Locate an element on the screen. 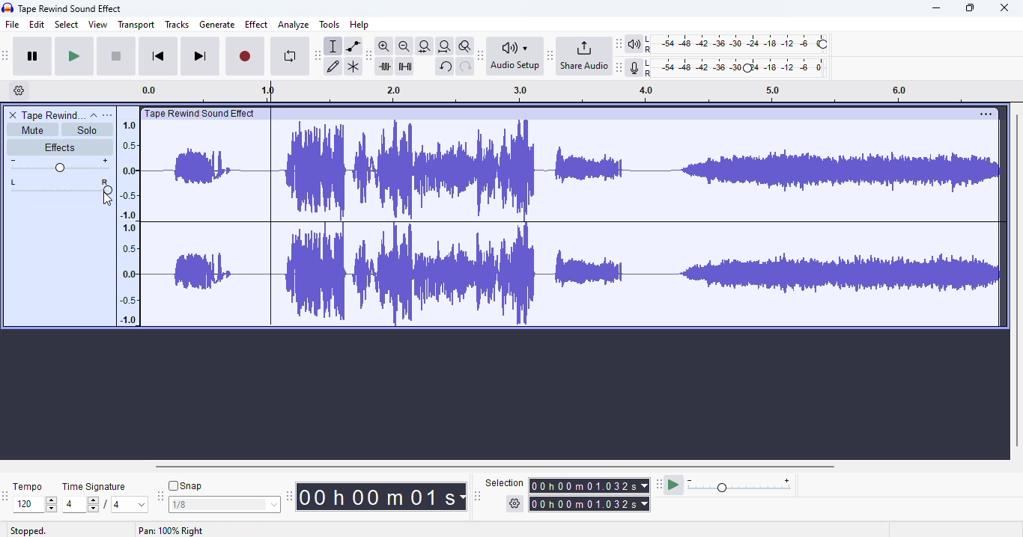  audacity snapping toolbar is located at coordinates (160, 495).